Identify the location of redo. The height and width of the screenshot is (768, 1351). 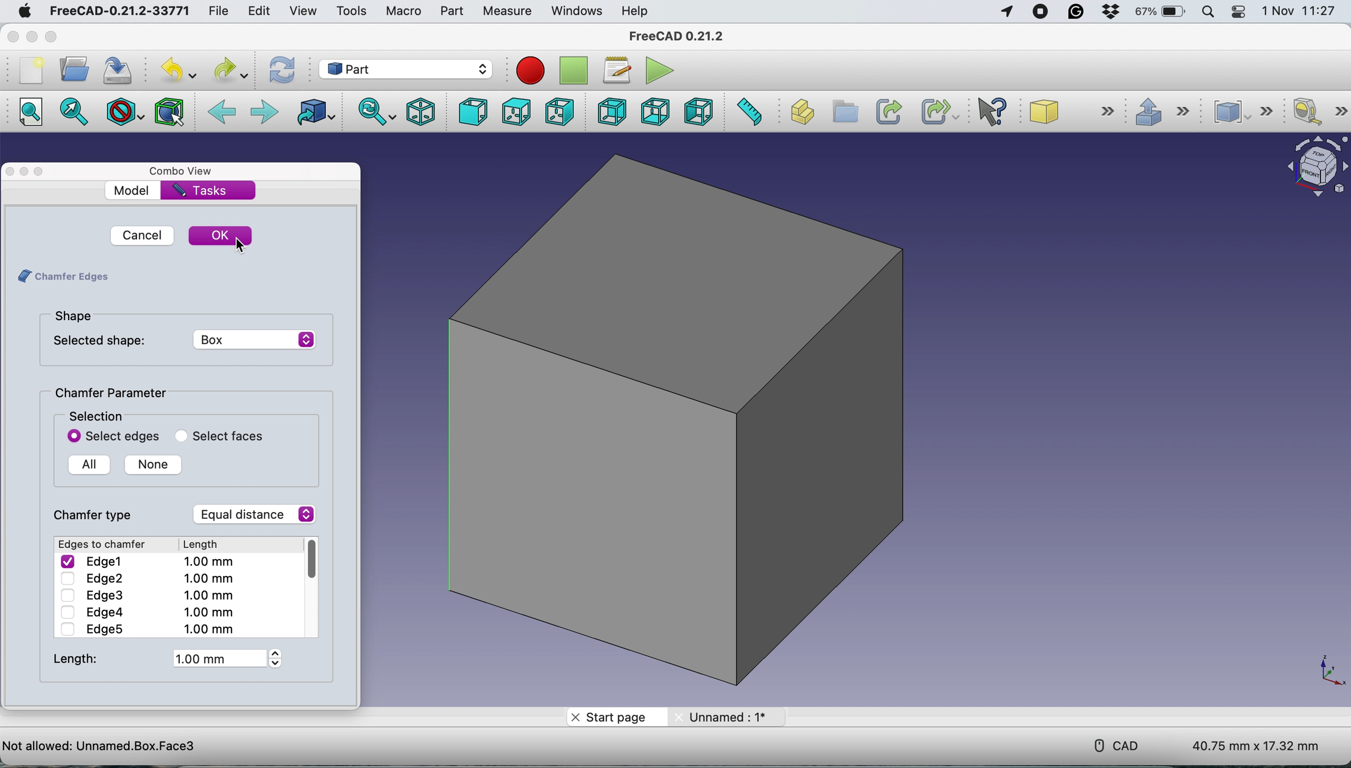
(224, 70).